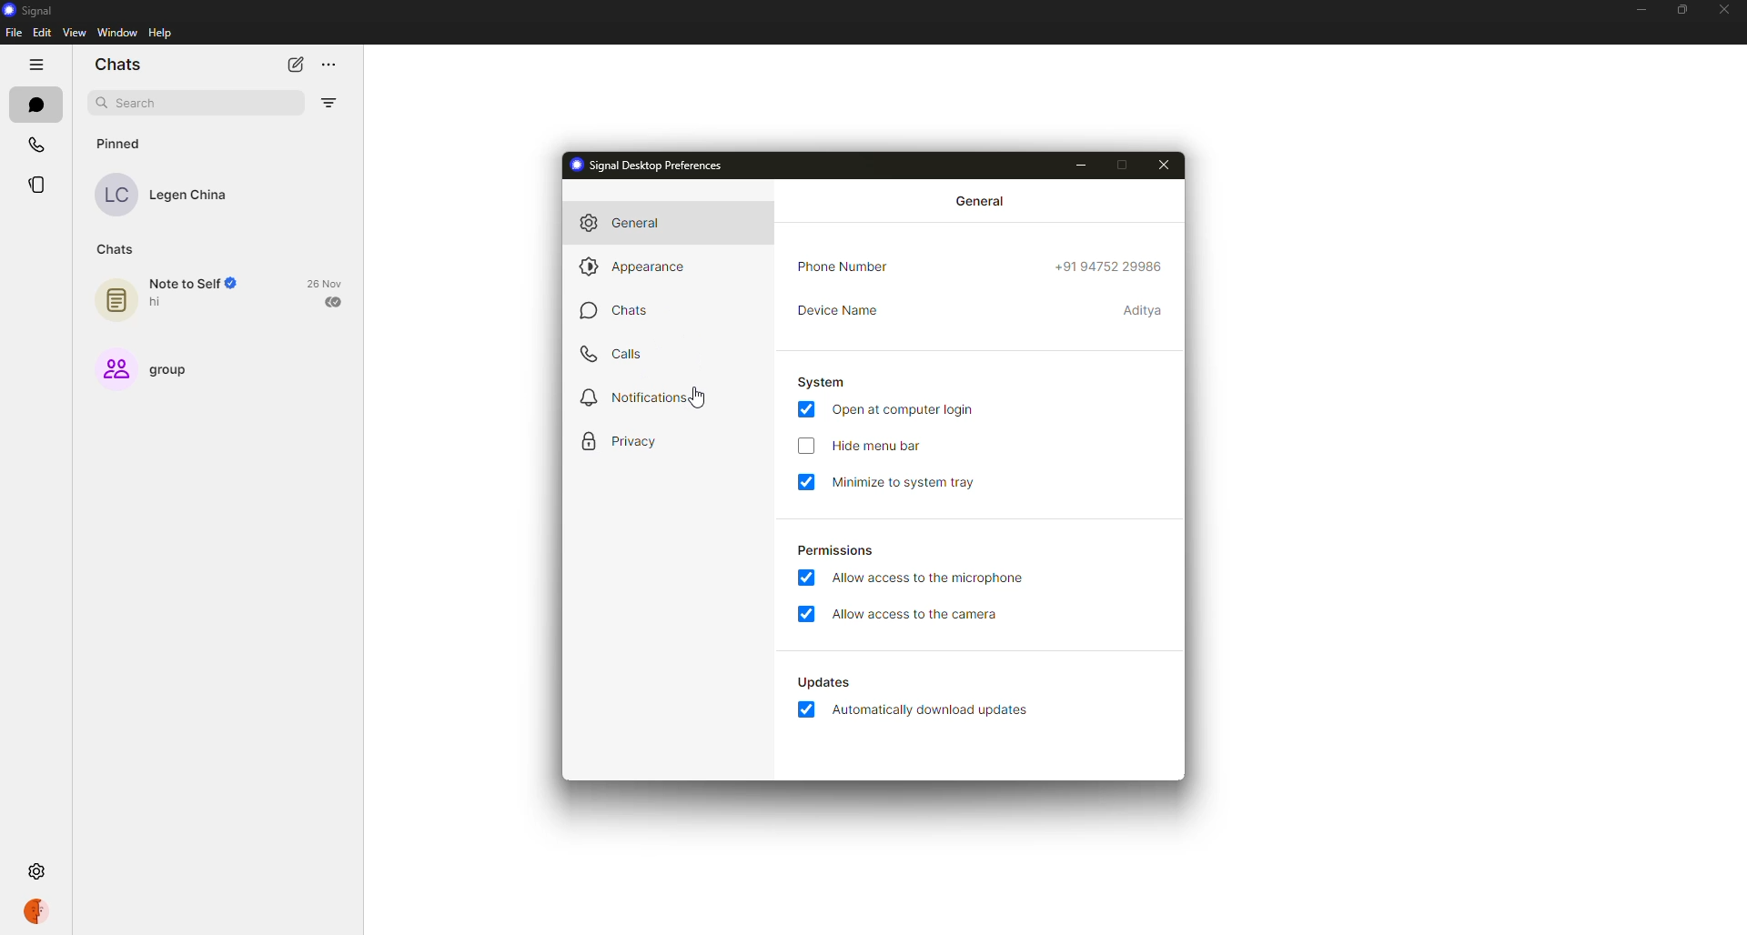  Describe the element at coordinates (76, 35) in the screenshot. I see `view` at that location.